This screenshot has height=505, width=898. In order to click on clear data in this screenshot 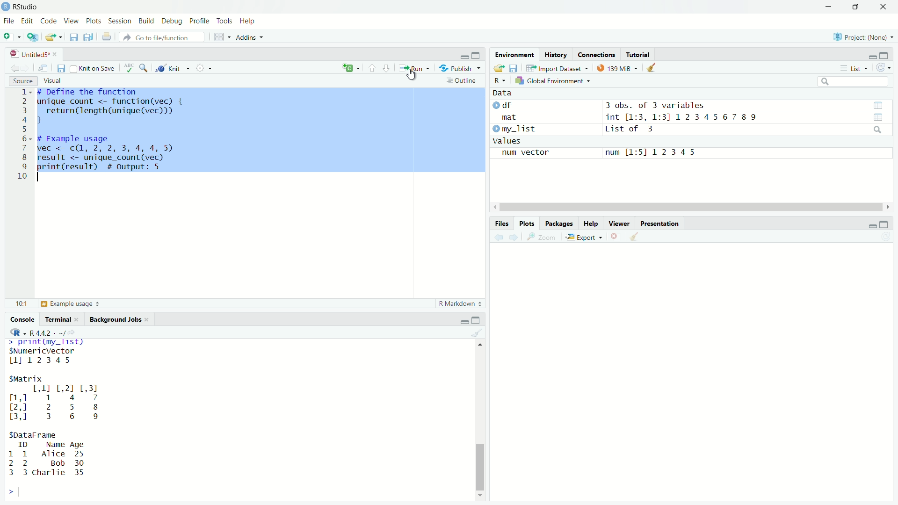, I will do `click(652, 68)`.